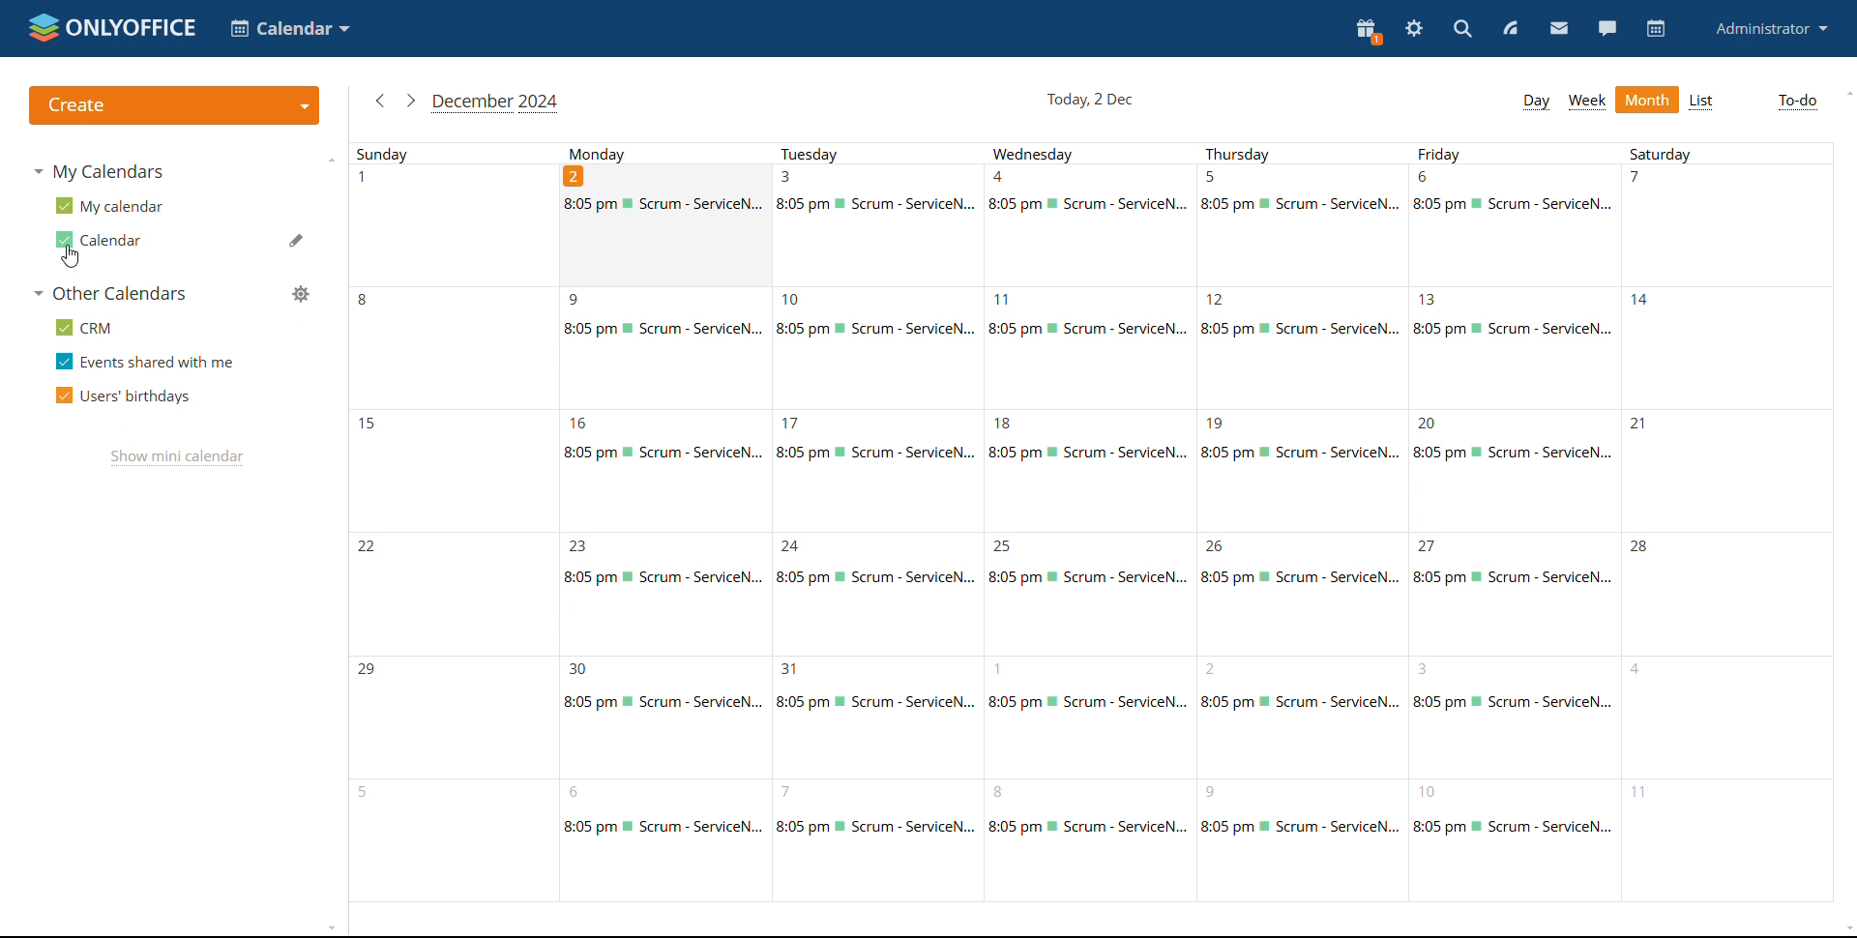 The height and width of the screenshot is (938, 1857). What do you see at coordinates (1845, 94) in the screenshot?
I see `scroll up` at bounding box center [1845, 94].